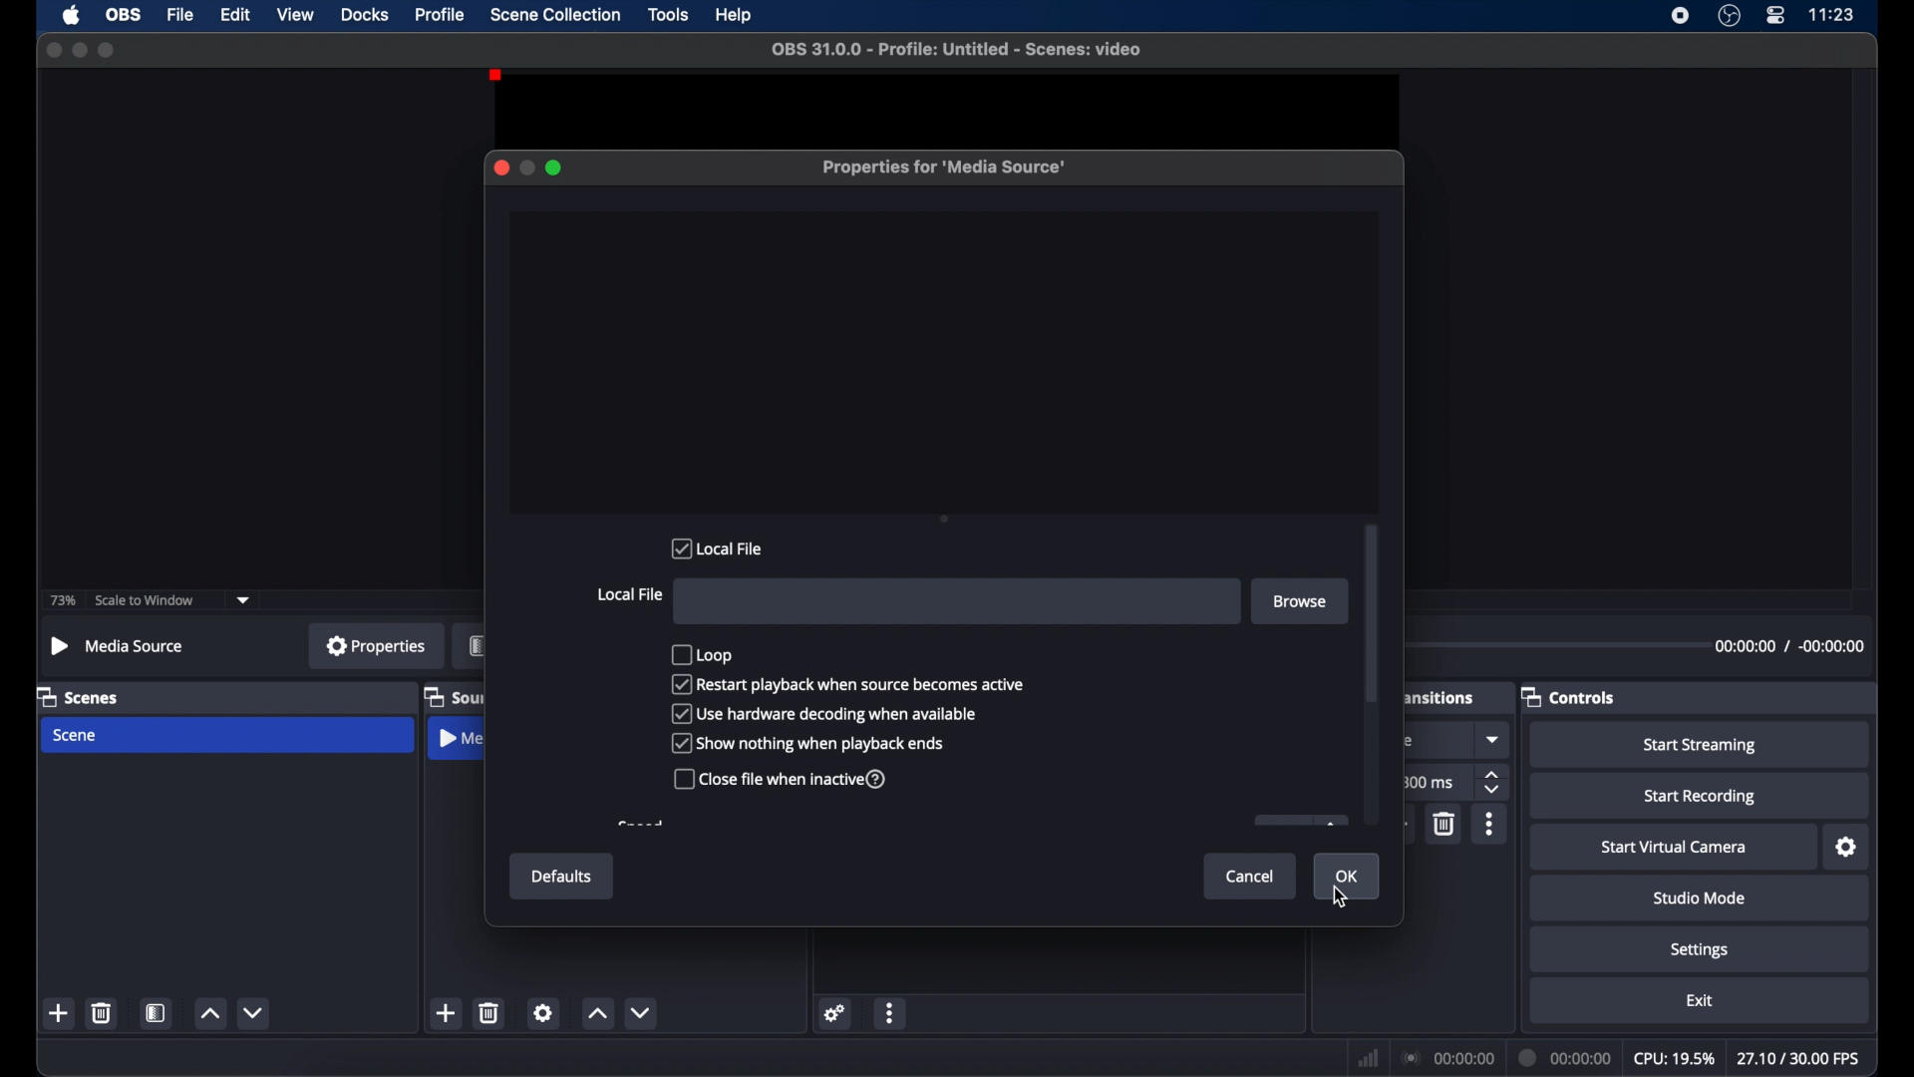  What do you see at coordinates (1700, 897) in the screenshot?
I see `studio  mode` at bounding box center [1700, 897].